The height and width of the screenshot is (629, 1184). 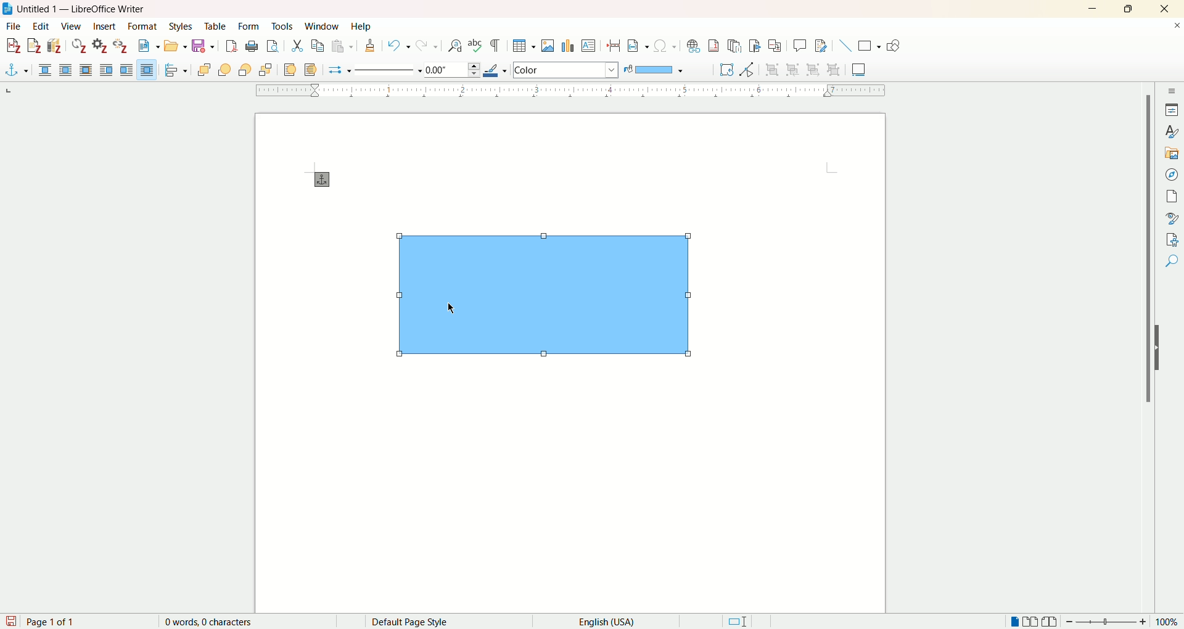 I want to click on English(USA), so click(x=612, y=621).